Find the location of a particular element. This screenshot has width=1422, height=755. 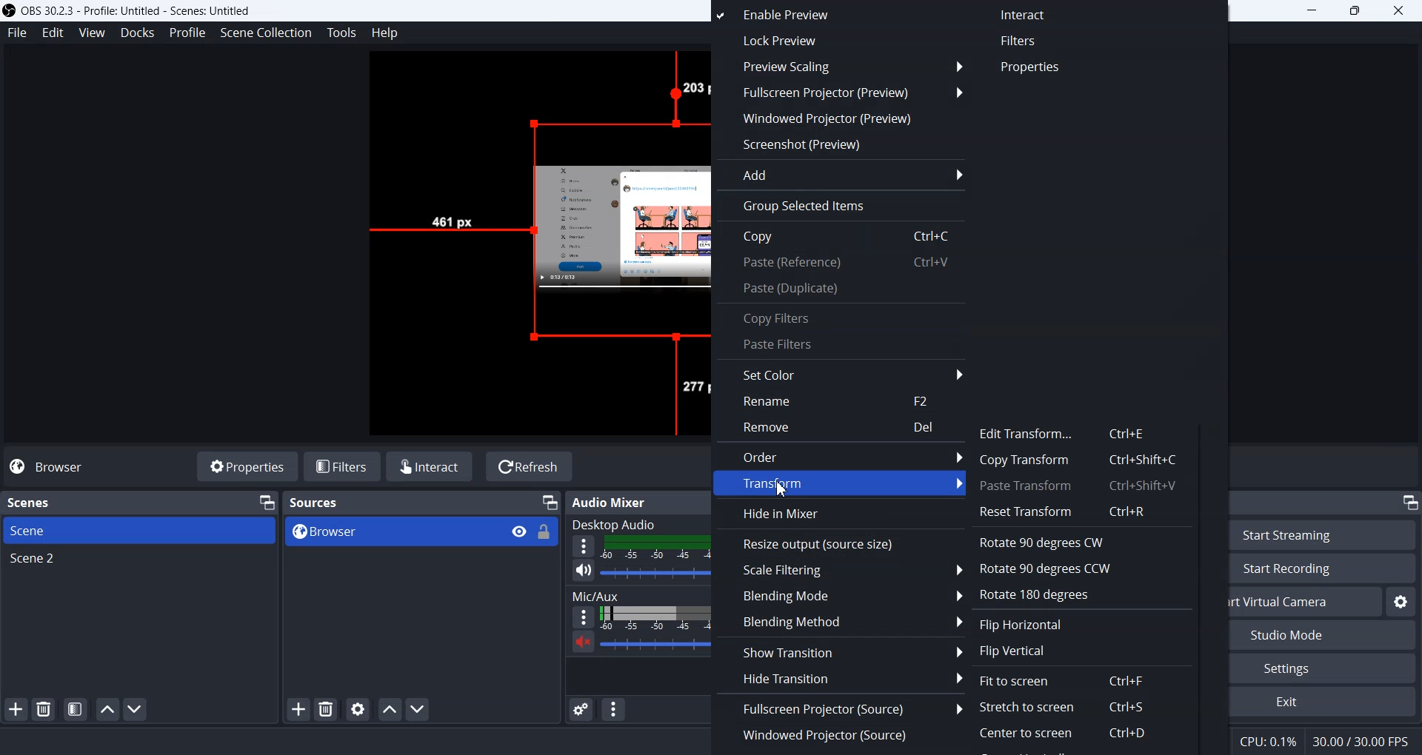

CPU: 0.1% is located at coordinates (1269, 739).